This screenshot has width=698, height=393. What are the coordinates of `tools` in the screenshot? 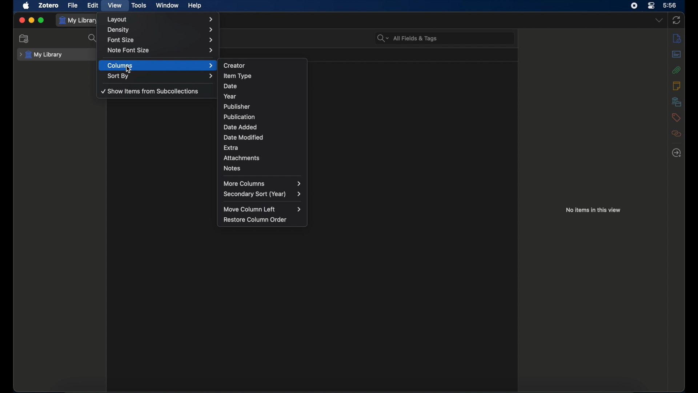 It's located at (139, 5).